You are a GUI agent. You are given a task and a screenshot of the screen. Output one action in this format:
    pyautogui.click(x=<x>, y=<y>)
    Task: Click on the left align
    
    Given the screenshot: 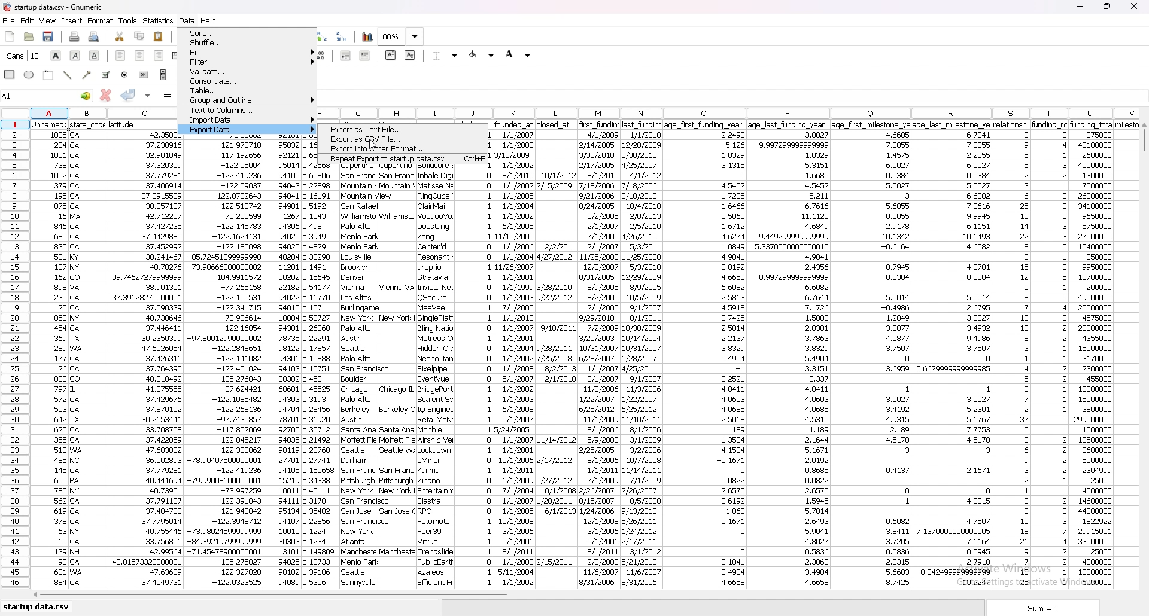 What is the action you would take?
    pyautogui.click(x=121, y=56)
    